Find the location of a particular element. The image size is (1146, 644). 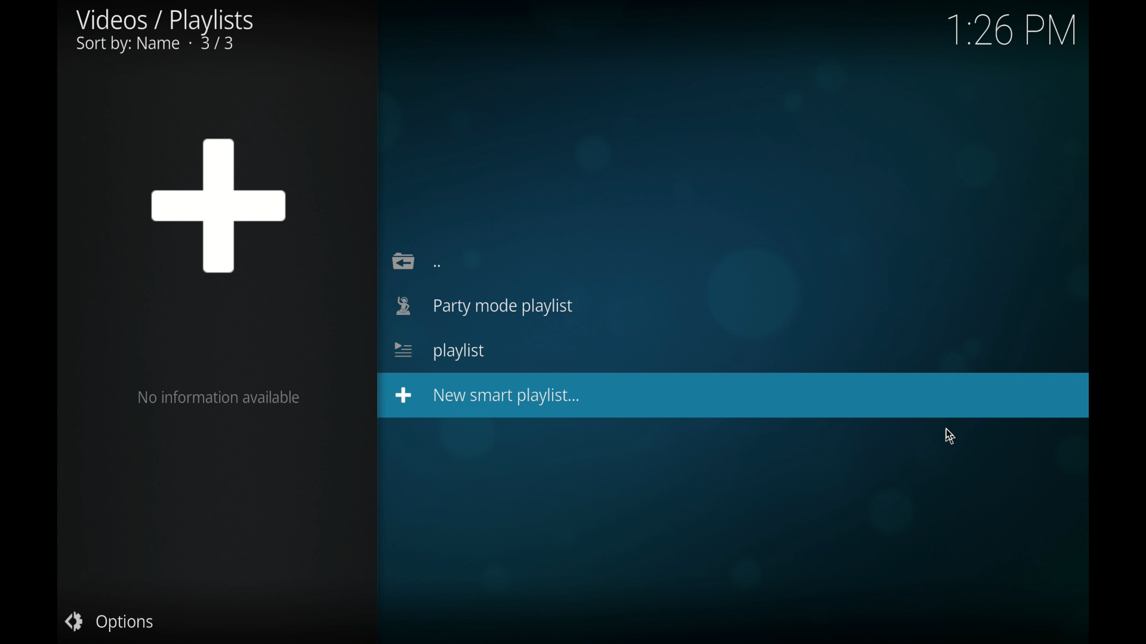

plus sign icon is located at coordinates (218, 205).